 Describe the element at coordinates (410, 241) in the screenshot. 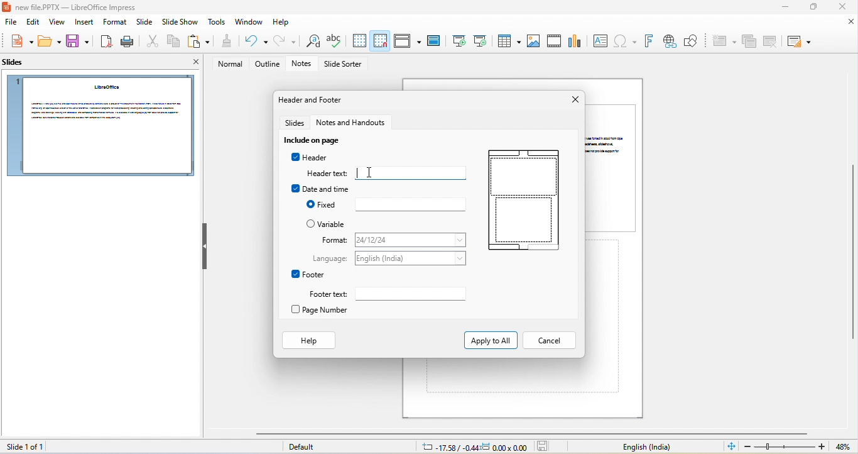

I see `format` at that location.